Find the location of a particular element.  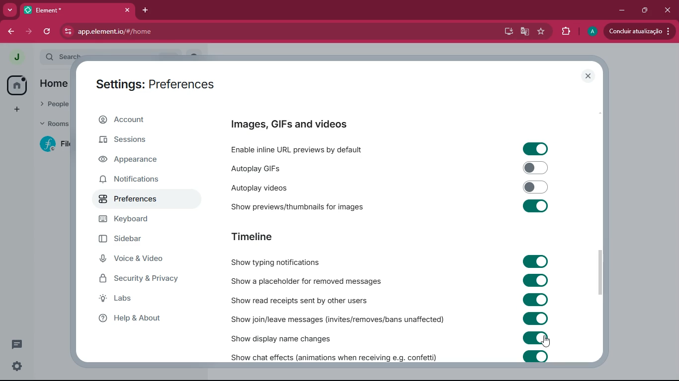

desktop is located at coordinates (507, 31).